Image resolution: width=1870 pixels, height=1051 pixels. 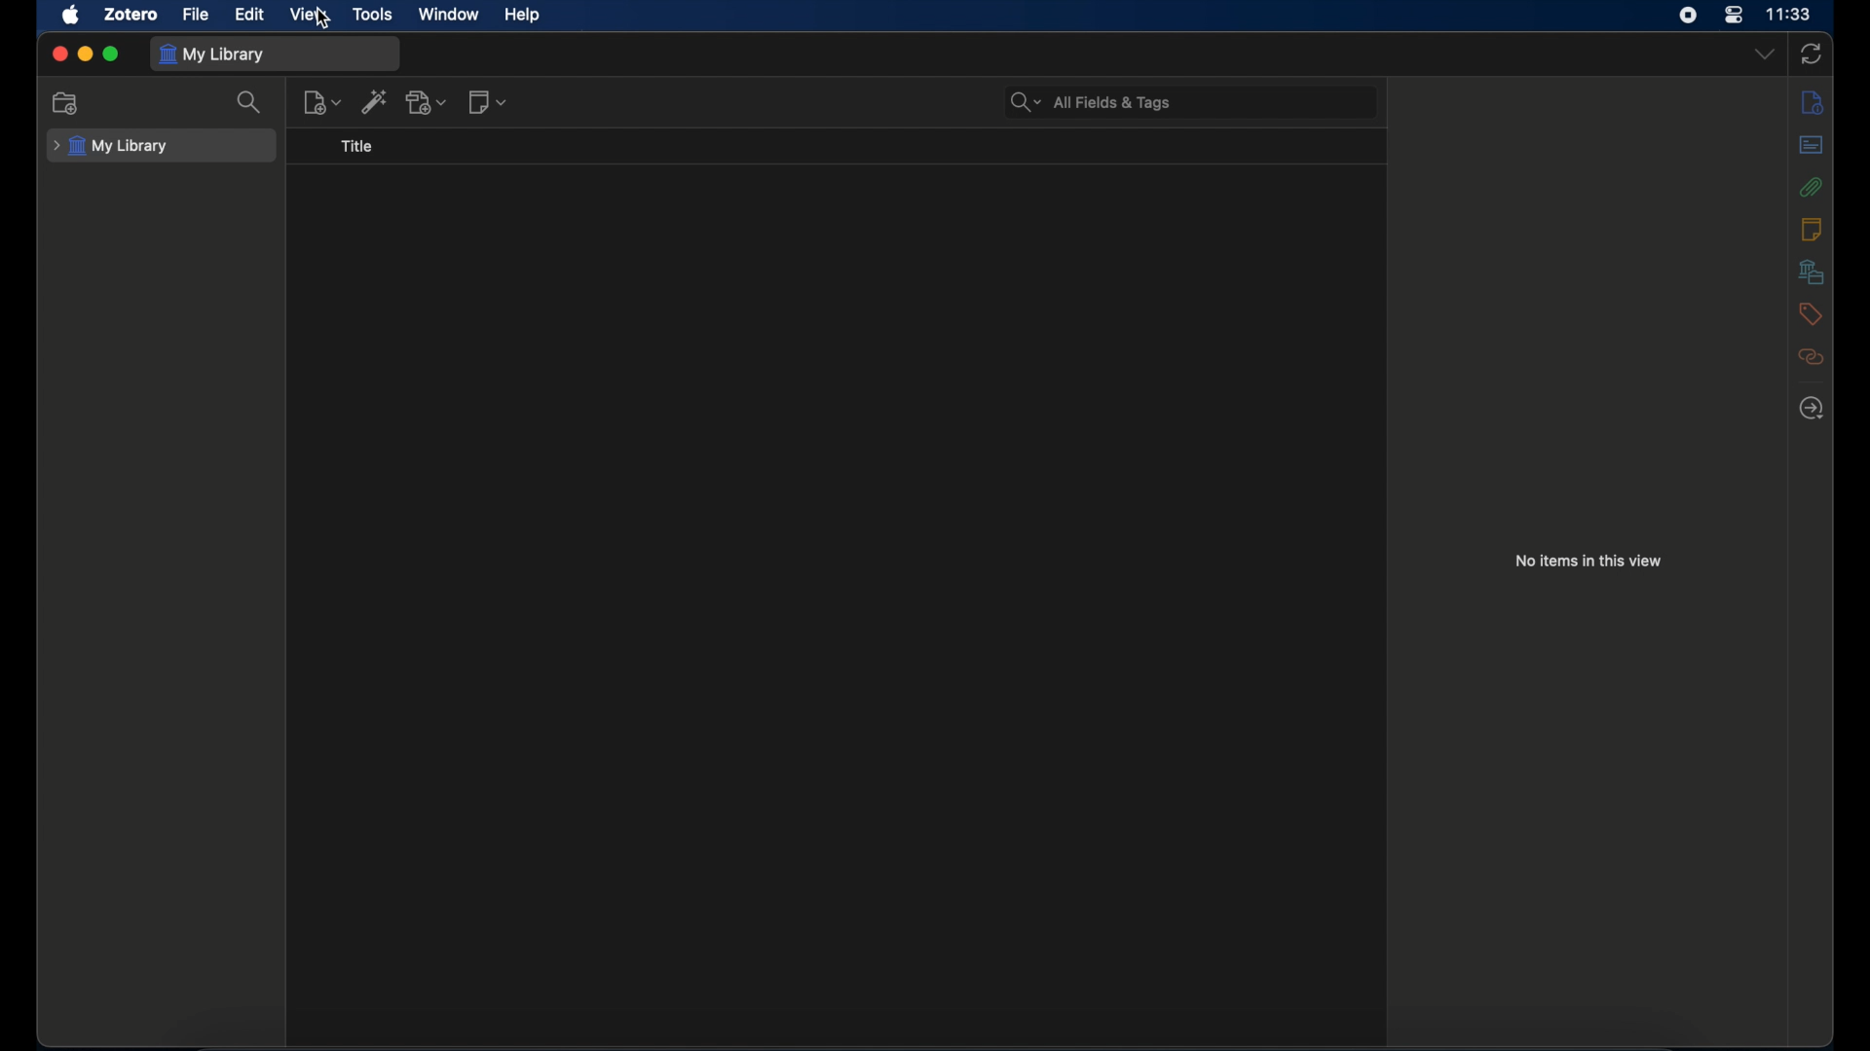 What do you see at coordinates (1811, 314) in the screenshot?
I see `tags` at bounding box center [1811, 314].